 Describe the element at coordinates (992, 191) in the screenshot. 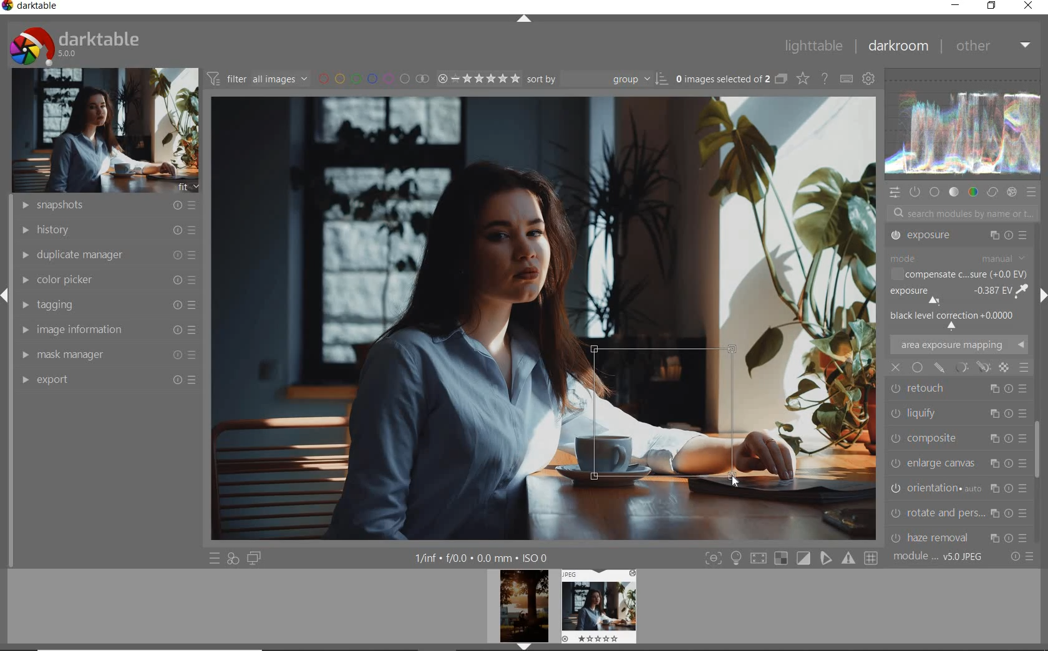

I see `CORRECT` at that location.